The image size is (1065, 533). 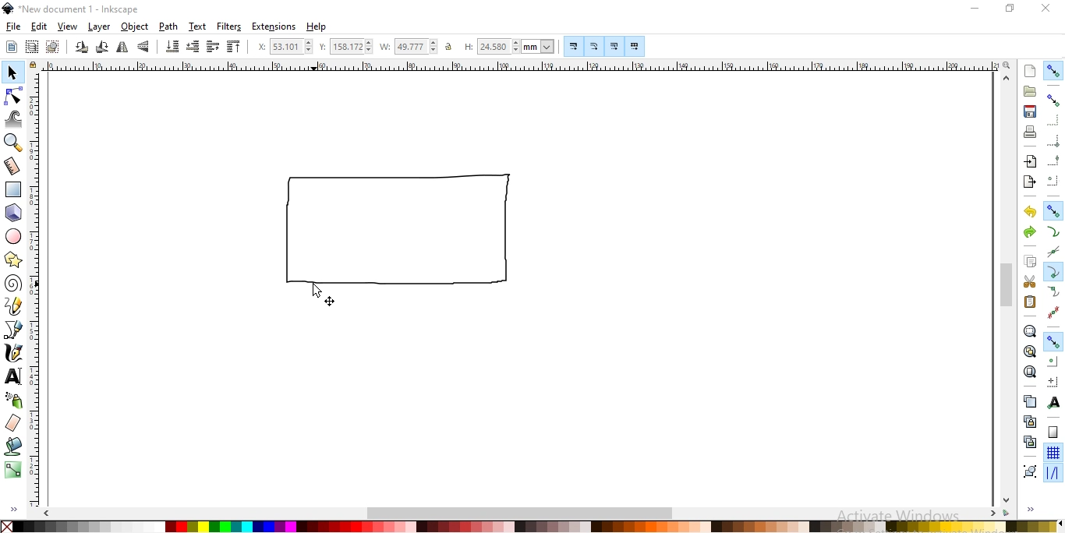 I want to click on erase existing paths, so click(x=15, y=423).